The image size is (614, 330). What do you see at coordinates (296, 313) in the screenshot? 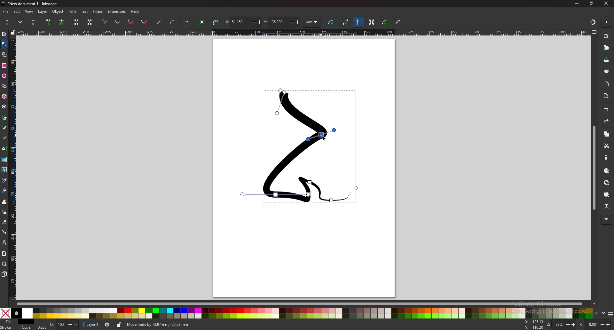
I see `colors` at bounding box center [296, 313].